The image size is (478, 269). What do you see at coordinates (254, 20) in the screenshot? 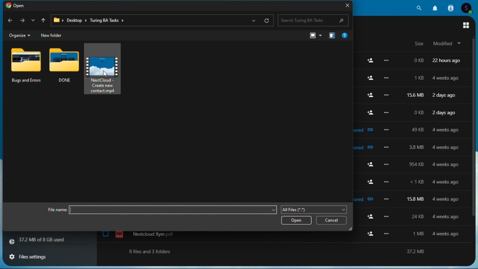
I see `show` at bounding box center [254, 20].